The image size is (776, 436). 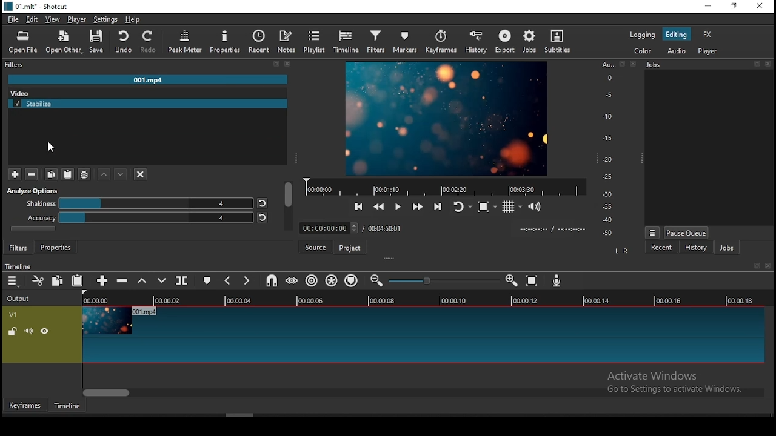 What do you see at coordinates (446, 185) in the screenshot?
I see `timeline` at bounding box center [446, 185].